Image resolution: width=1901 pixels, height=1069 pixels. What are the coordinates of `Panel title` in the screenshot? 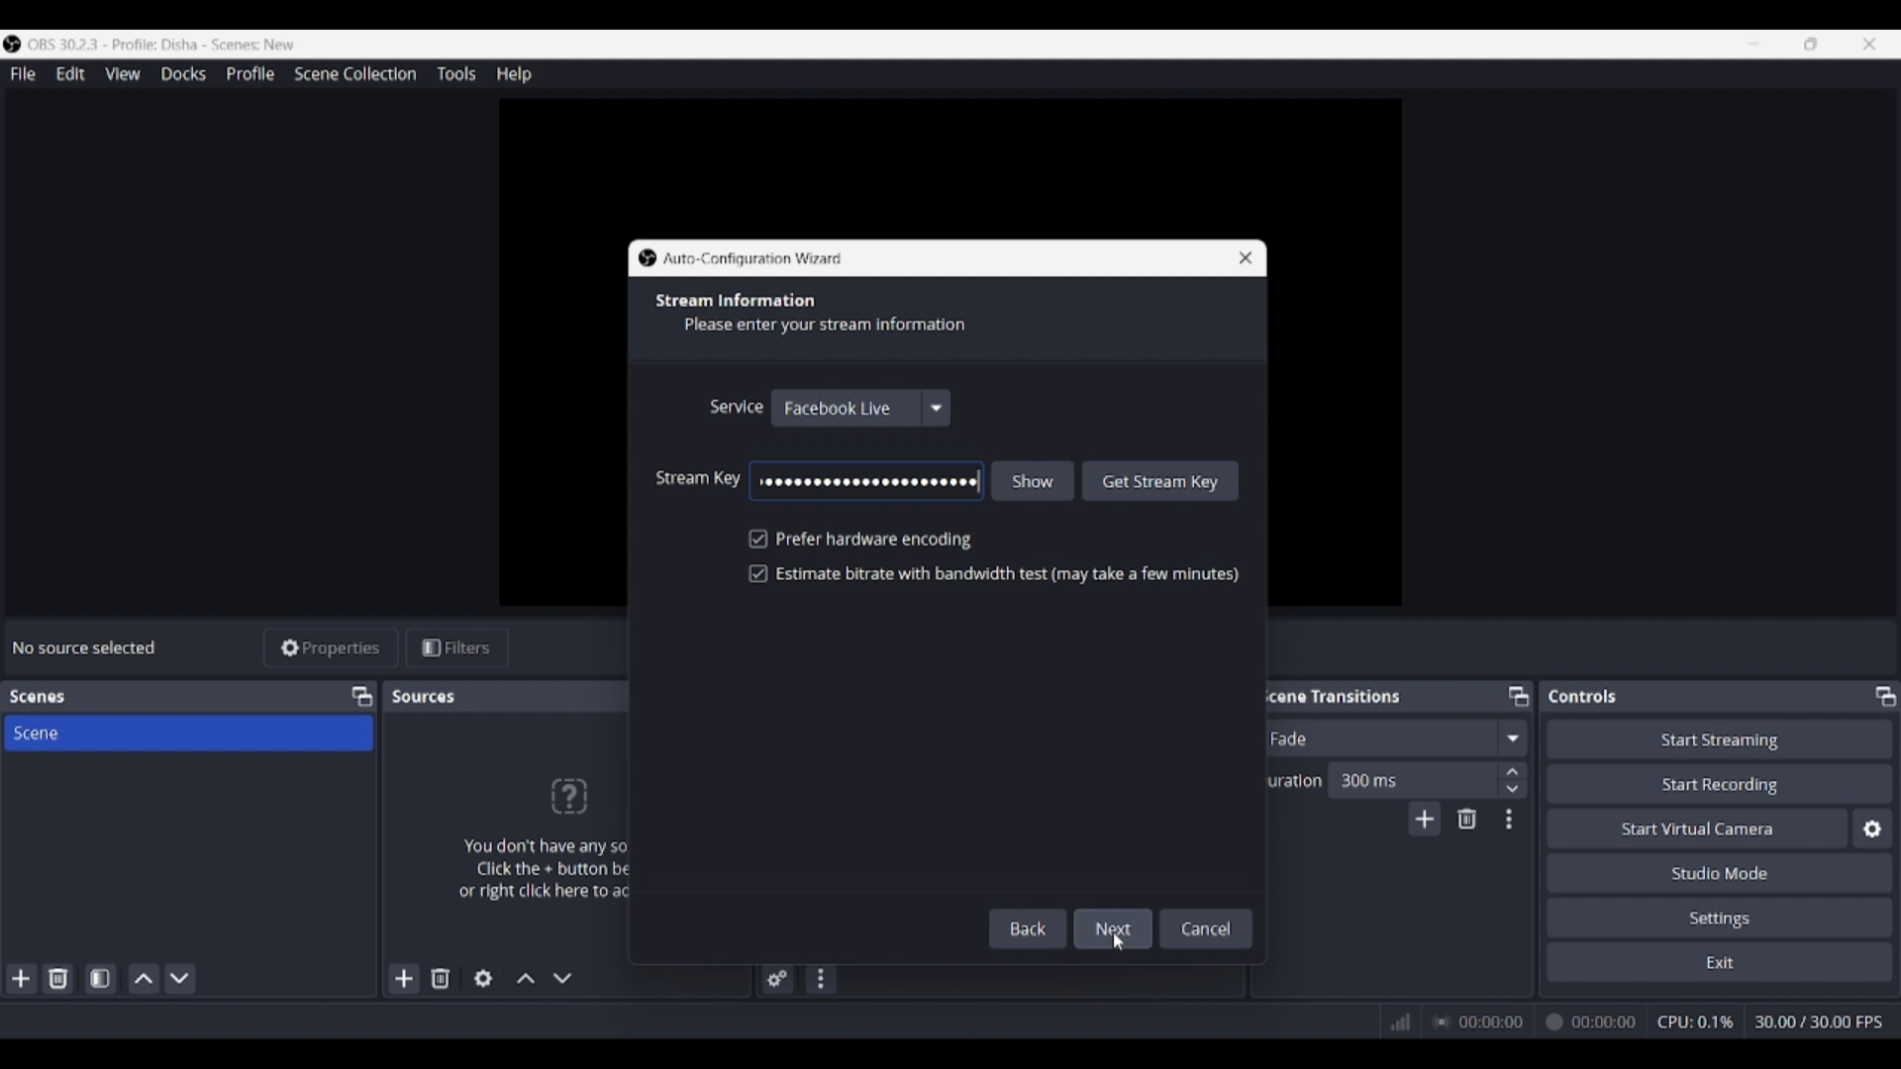 It's located at (426, 696).